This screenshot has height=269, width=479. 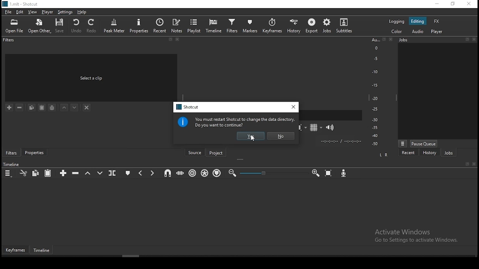 What do you see at coordinates (92, 77) in the screenshot?
I see `comments` at bounding box center [92, 77].